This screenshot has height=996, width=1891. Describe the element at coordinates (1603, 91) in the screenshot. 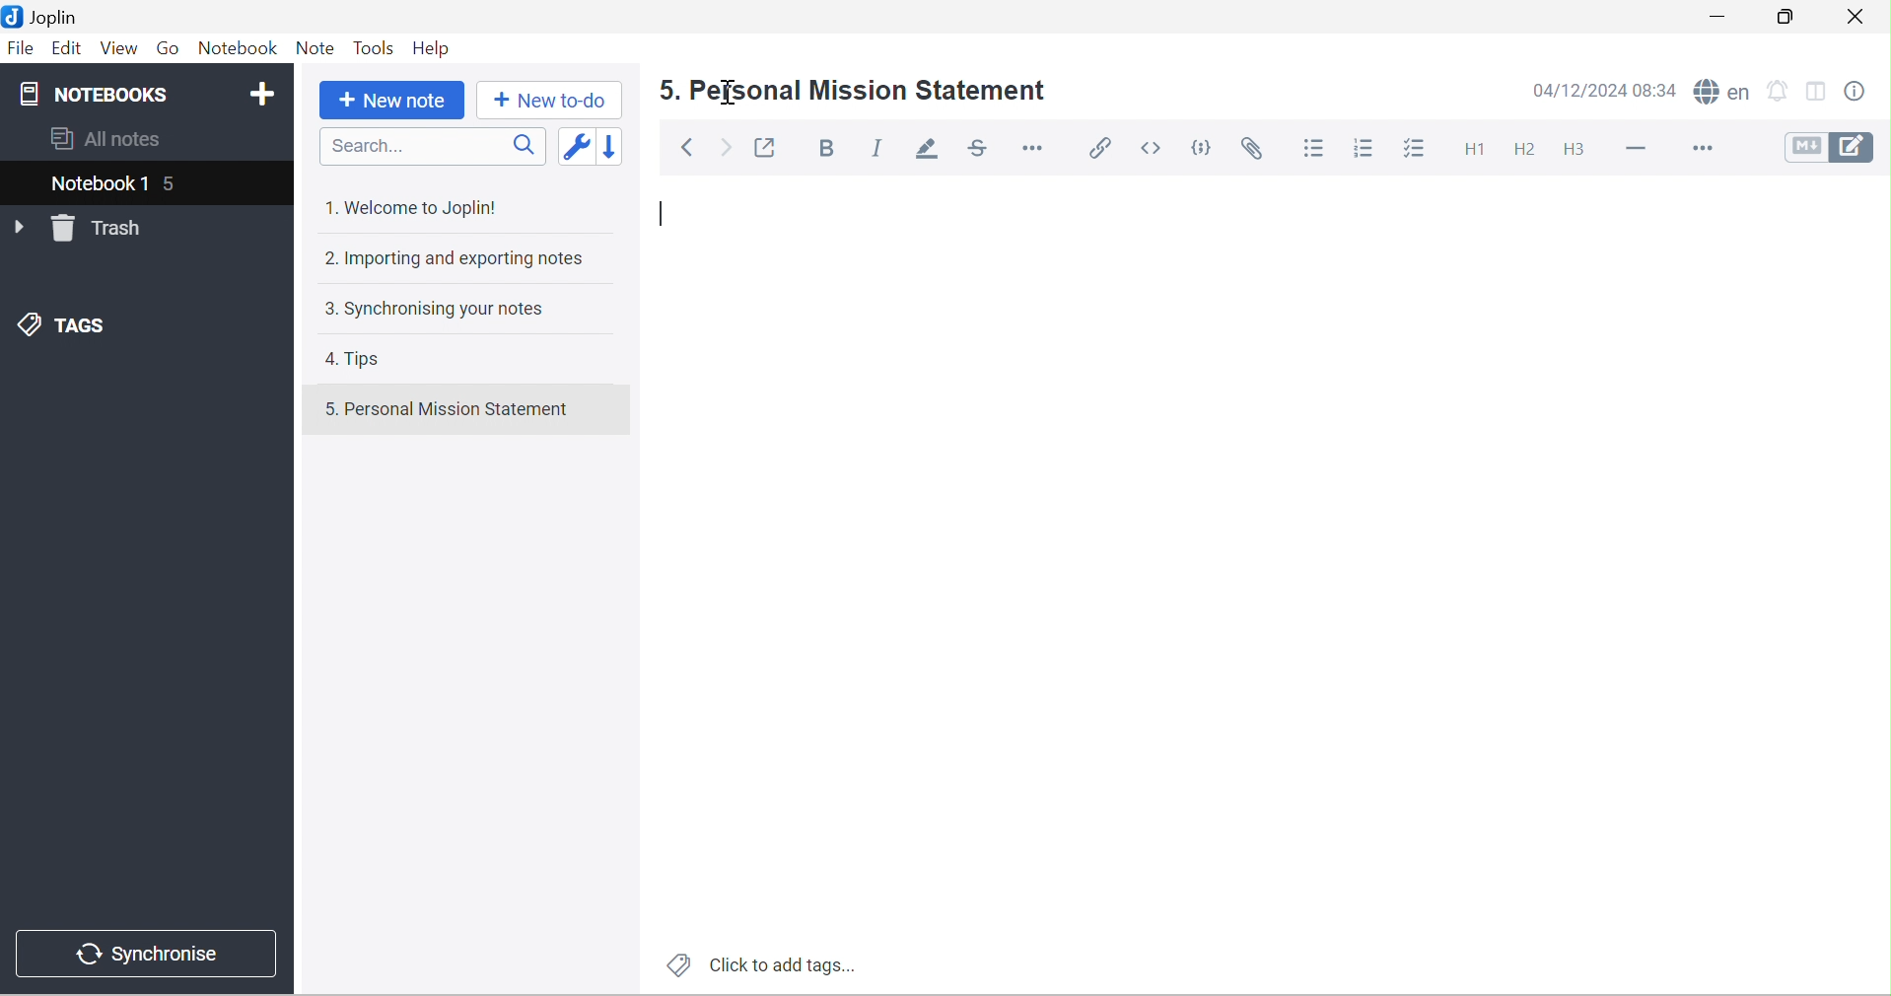

I see `14/12/2024 08:33` at that location.